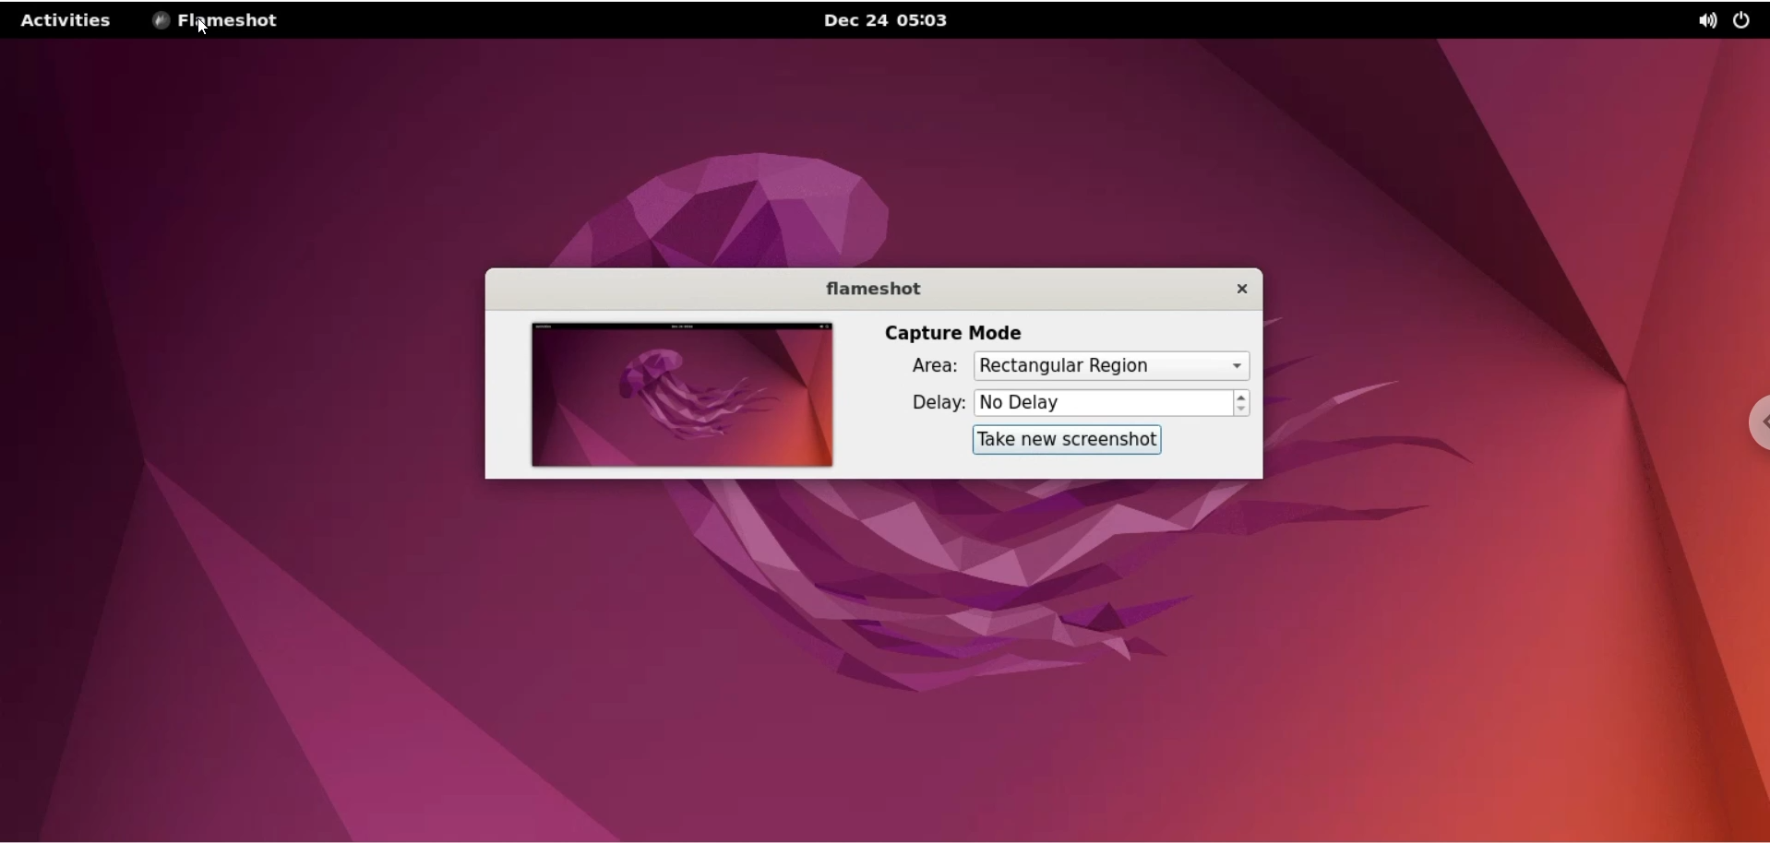 The image size is (1770, 843). Describe the element at coordinates (1706, 20) in the screenshot. I see `sound options` at that location.